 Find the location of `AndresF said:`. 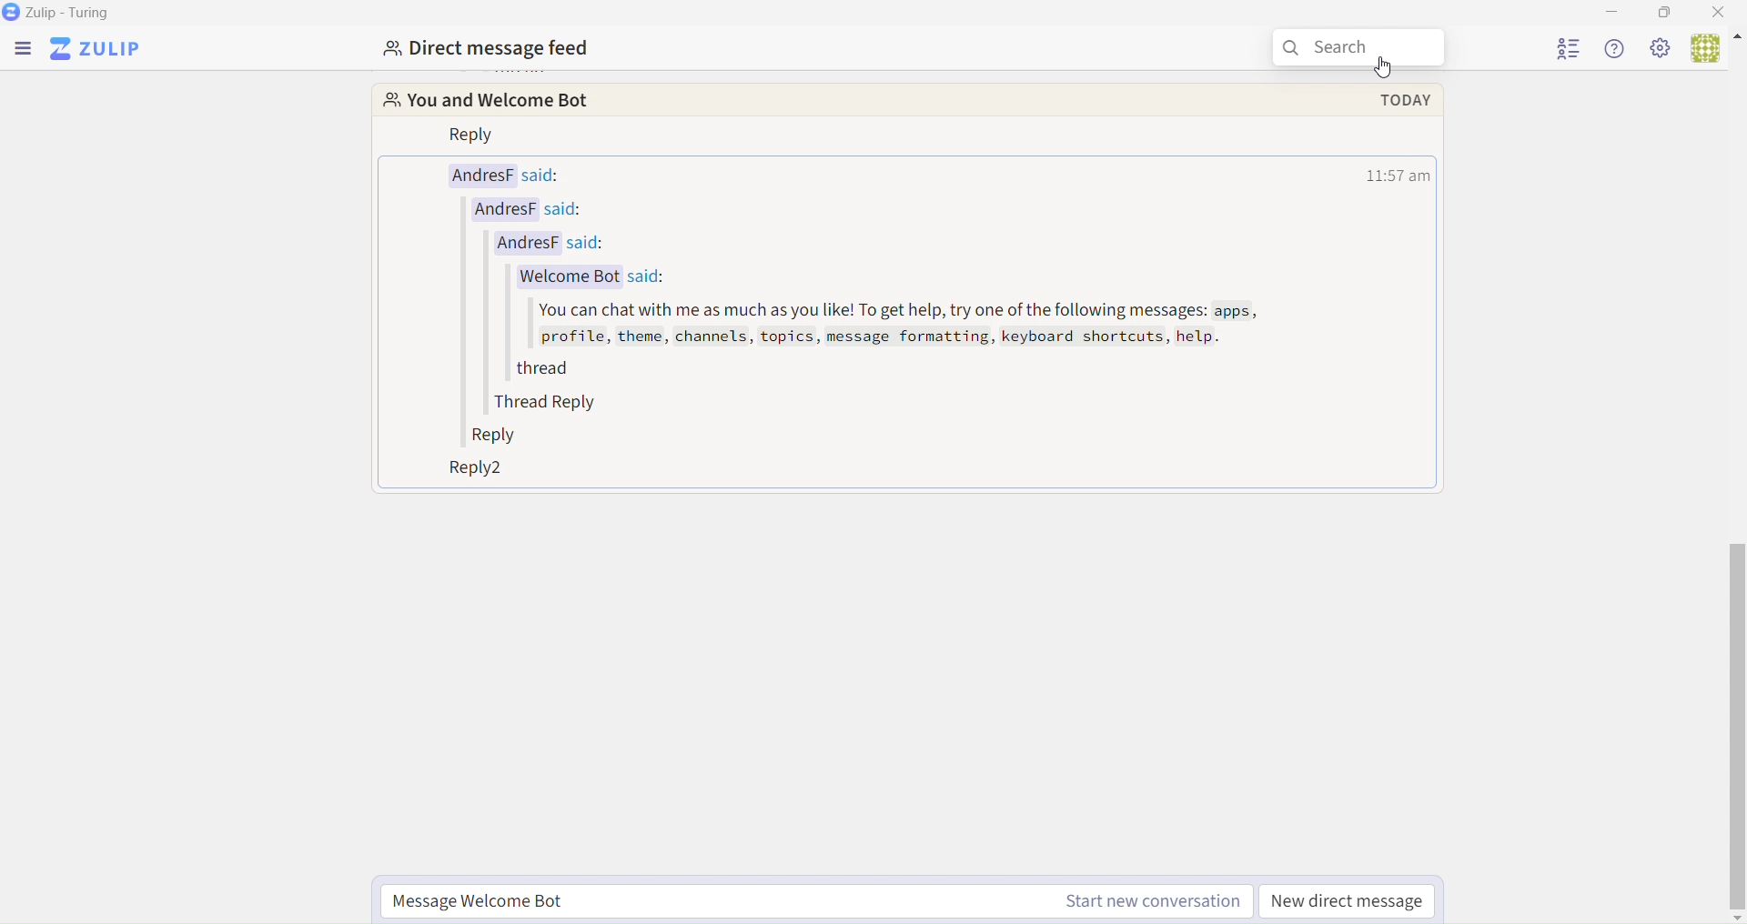

AndresF said: is located at coordinates (547, 209).